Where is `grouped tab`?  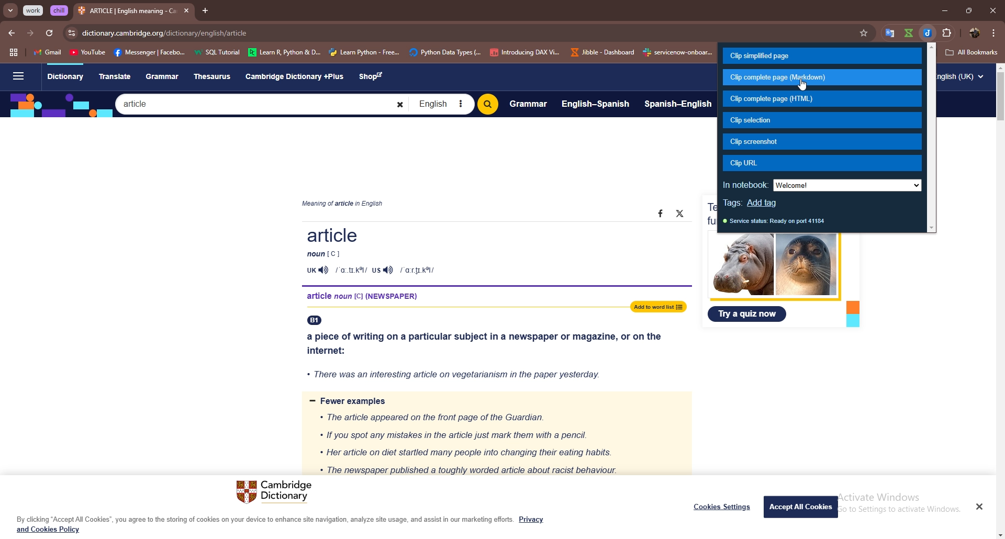 grouped tab is located at coordinates (60, 10).